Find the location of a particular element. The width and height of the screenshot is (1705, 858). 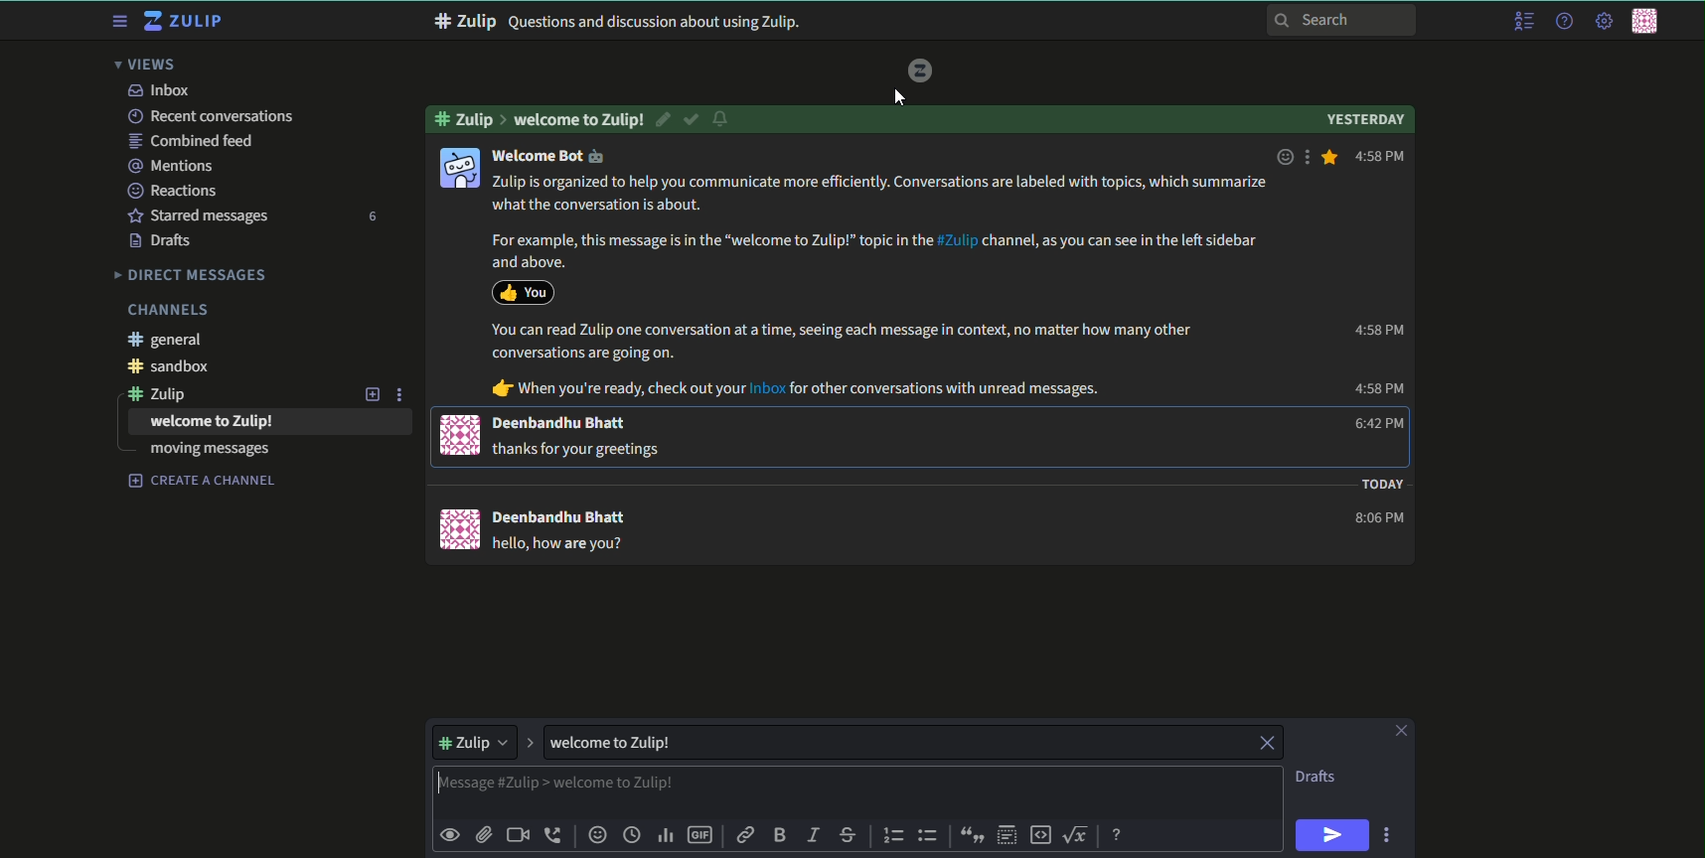

strikethrough is located at coordinates (849, 835).